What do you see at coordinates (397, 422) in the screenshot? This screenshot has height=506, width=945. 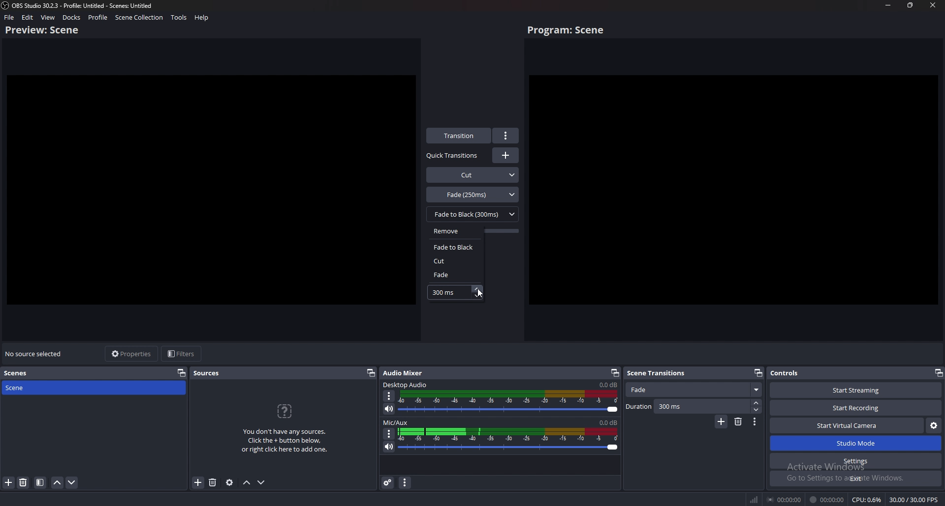 I see `mic/aux` at bounding box center [397, 422].